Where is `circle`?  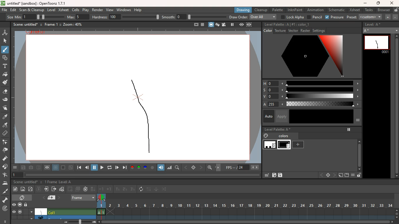
circle is located at coordinates (152, 167).